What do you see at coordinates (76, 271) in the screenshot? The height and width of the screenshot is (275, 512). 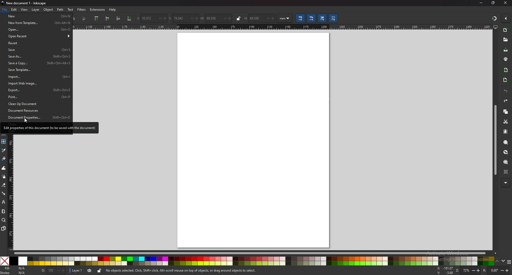 I see `layer 1` at bounding box center [76, 271].